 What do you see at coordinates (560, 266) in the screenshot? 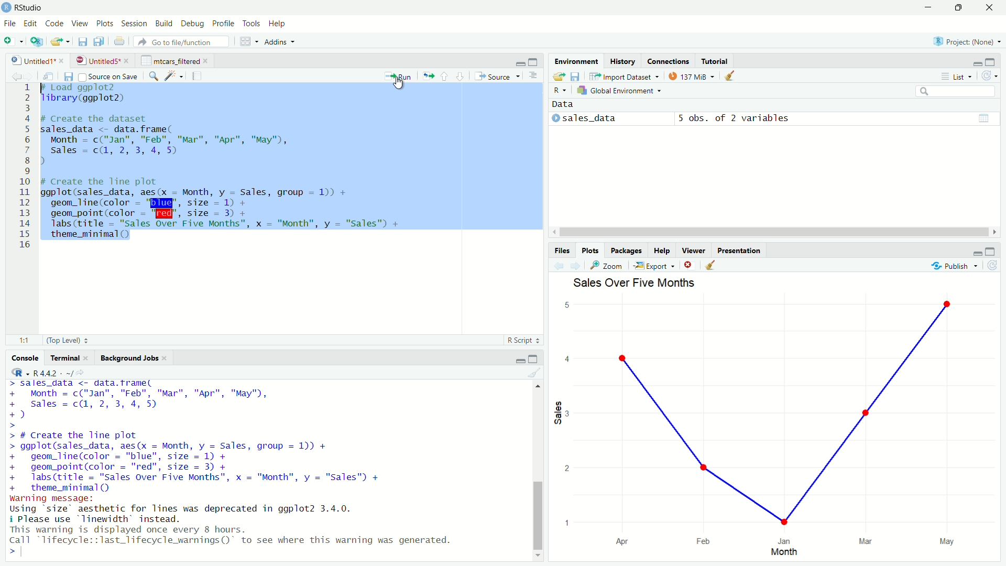
I see `back` at bounding box center [560, 266].